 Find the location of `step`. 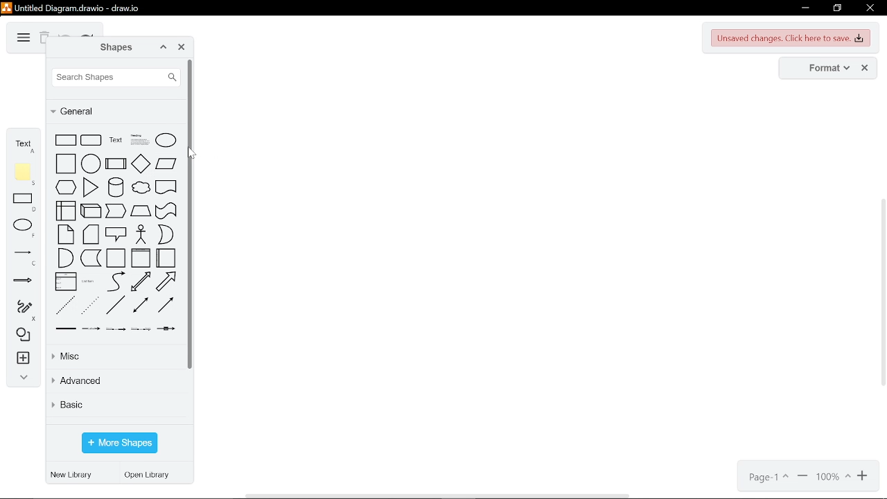

step is located at coordinates (116, 211).